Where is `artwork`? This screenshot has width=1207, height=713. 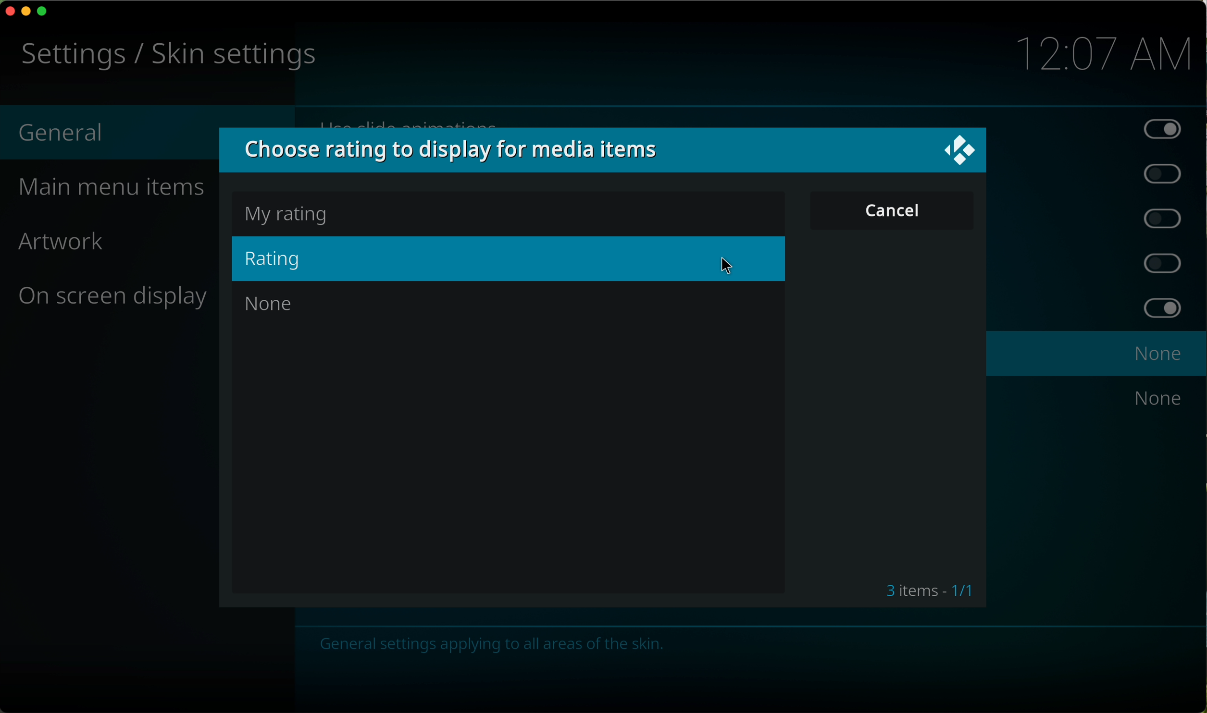
artwork is located at coordinates (62, 245).